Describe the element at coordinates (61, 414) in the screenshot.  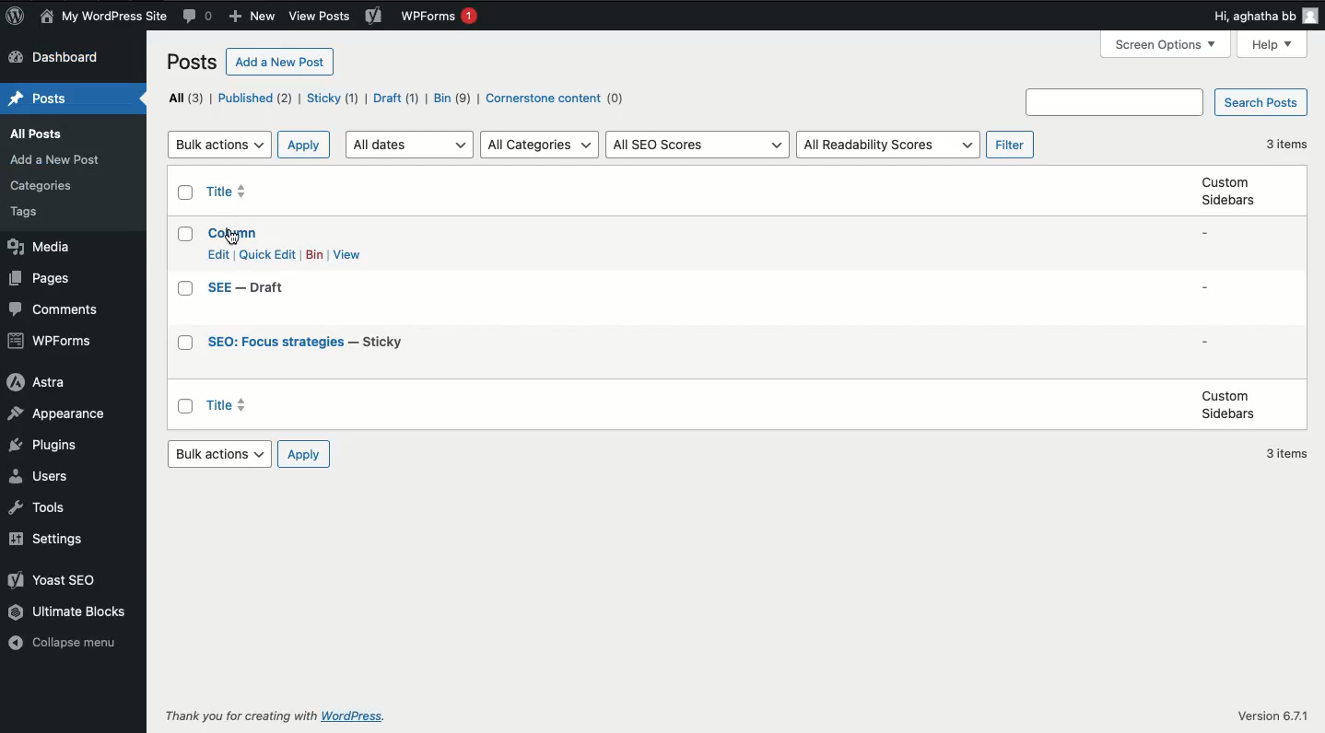
I see `Appearance` at that location.